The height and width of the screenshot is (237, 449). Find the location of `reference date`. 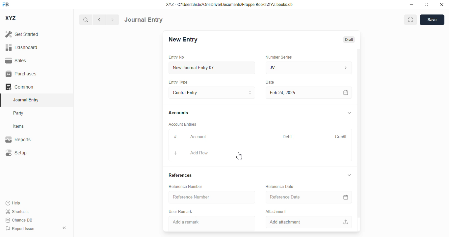

reference date is located at coordinates (295, 197).